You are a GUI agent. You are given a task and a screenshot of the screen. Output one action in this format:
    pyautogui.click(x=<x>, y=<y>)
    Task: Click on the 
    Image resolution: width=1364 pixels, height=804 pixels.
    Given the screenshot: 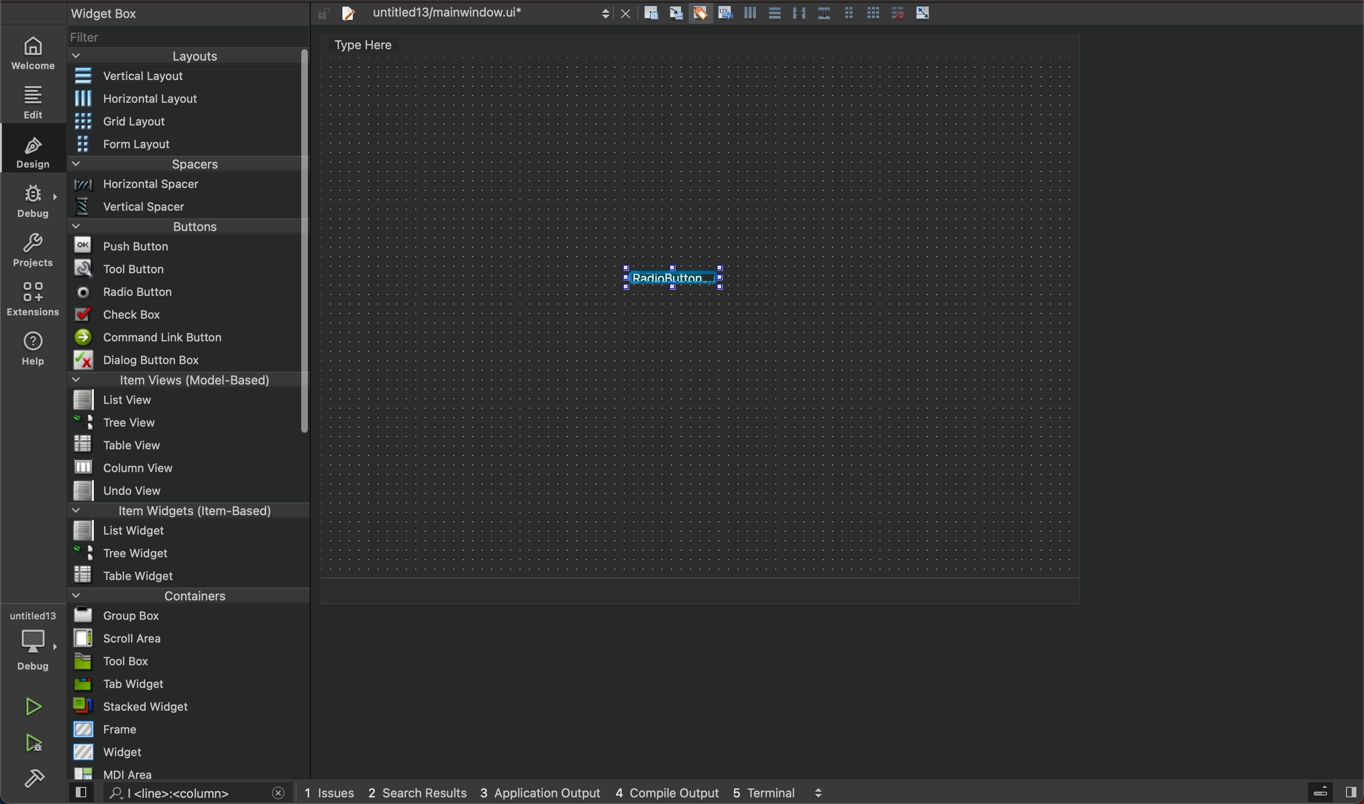 What is the action you would take?
    pyautogui.click(x=699, y=14)
    